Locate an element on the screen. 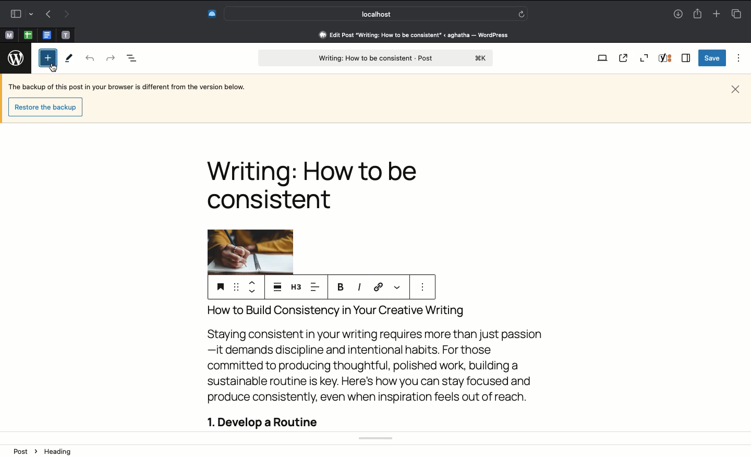 The width and height of the screenshot is (751, 457). Close is located at coordinates (735, 89).